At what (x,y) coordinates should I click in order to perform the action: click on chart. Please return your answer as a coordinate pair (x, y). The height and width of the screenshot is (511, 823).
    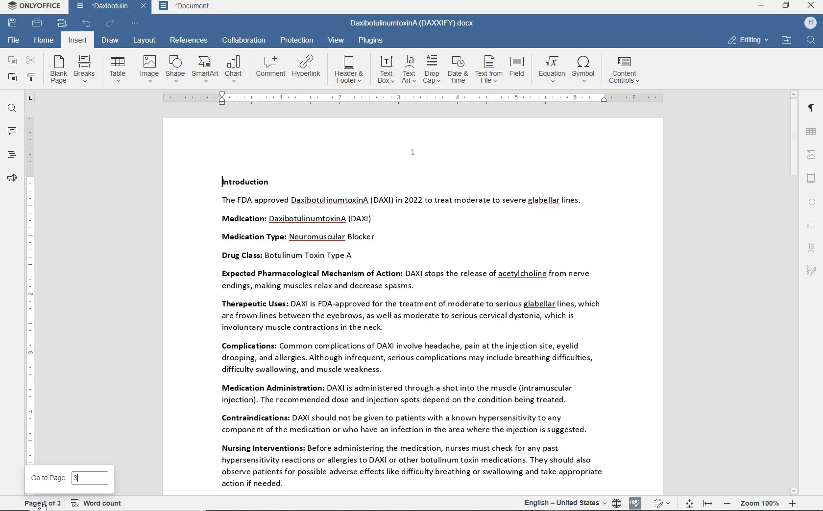
    Looking at the image, I should click on (812, 225).